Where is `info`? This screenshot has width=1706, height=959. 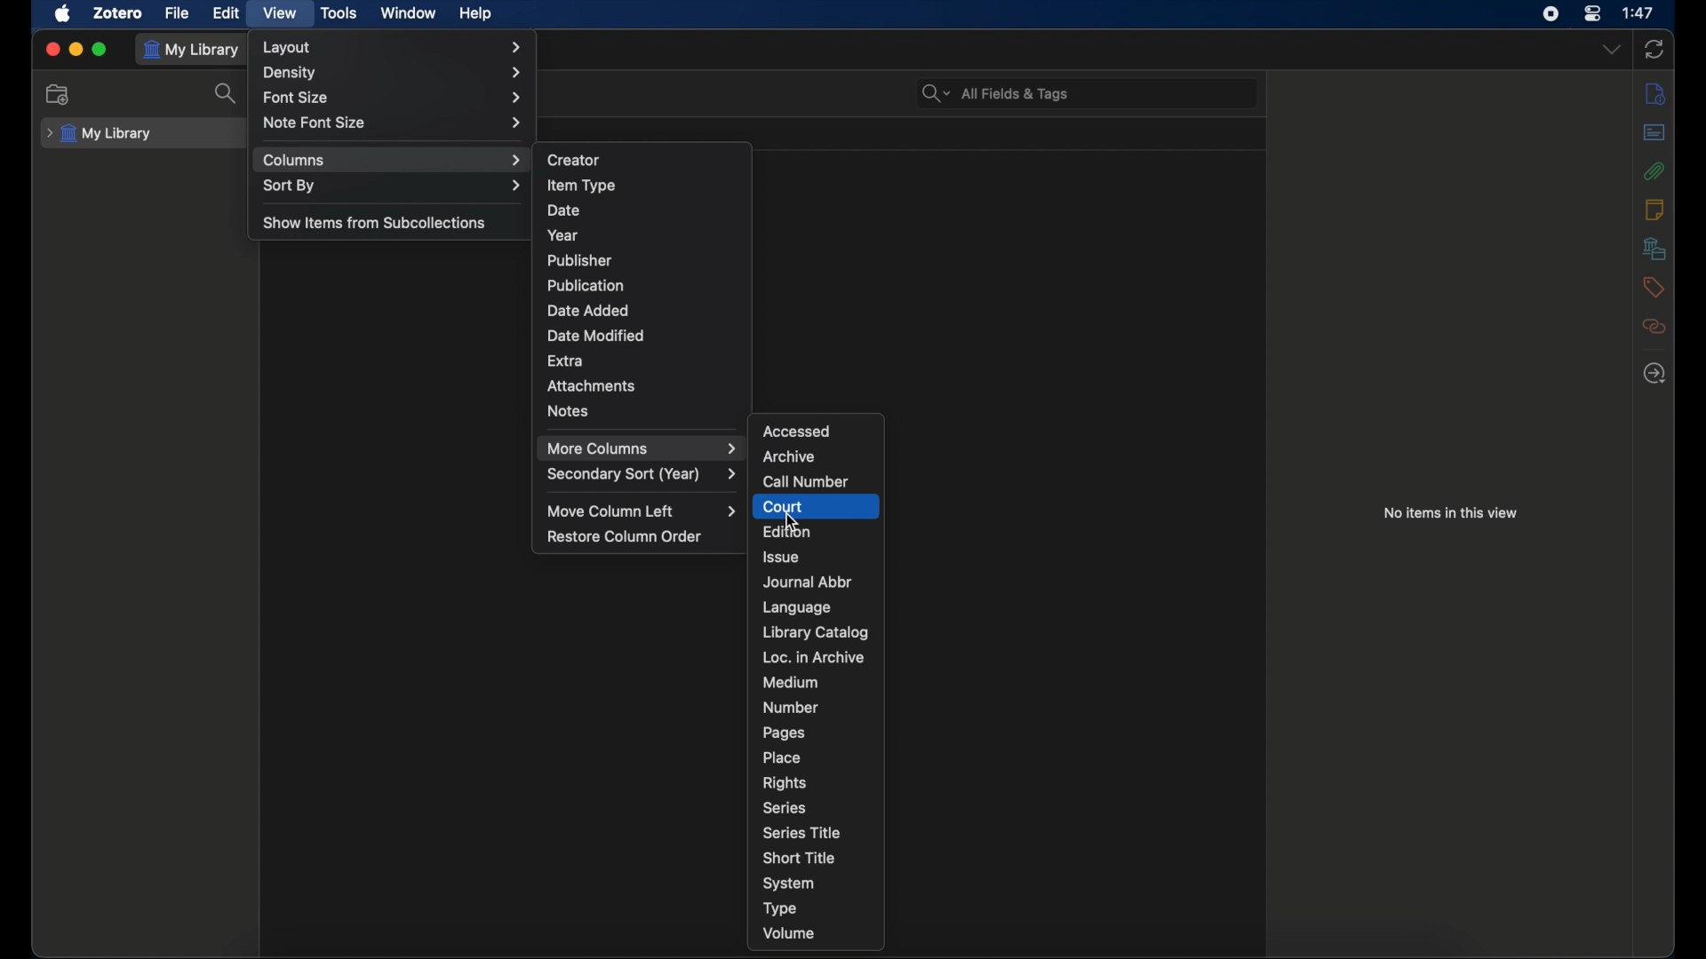
info is located at coordinates (1656, 94).